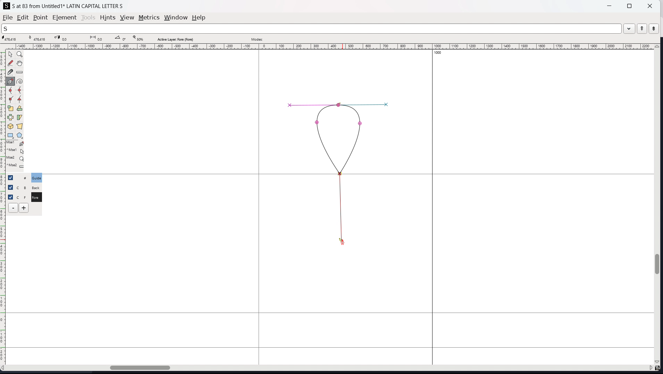  I want to click on window, so click(176, 18).